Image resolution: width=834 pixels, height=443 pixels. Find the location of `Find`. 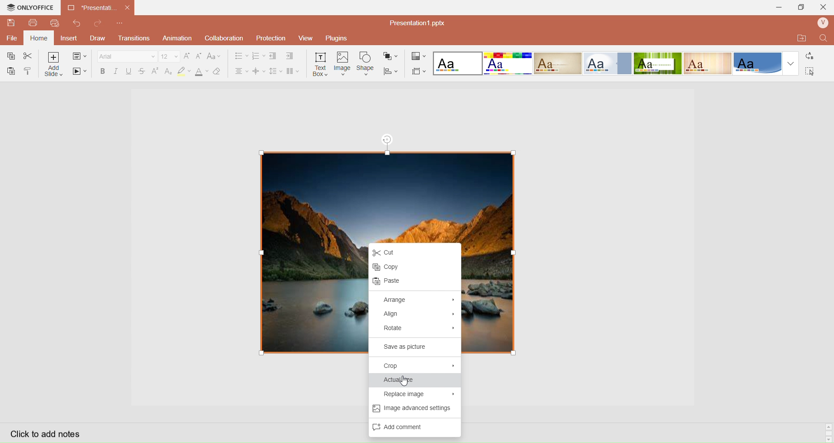

Find is located at coordinates (824, 39).